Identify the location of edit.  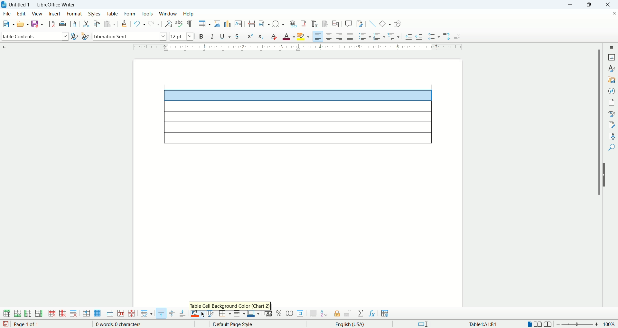
(21, 14).